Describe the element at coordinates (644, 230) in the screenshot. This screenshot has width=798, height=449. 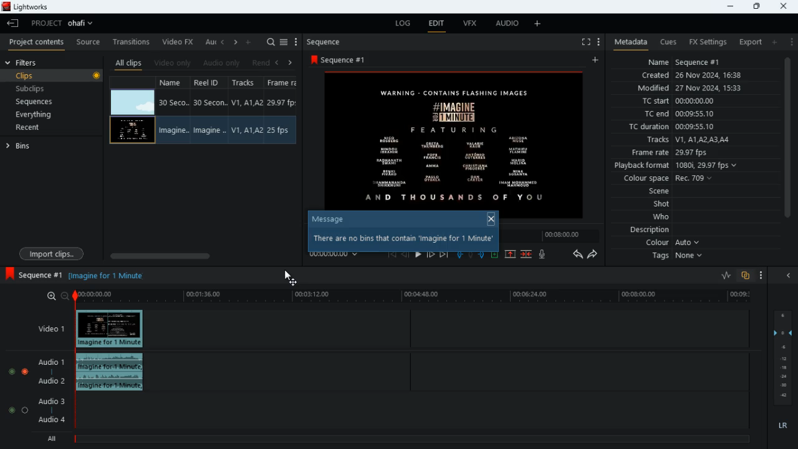
I see `description` at that location.